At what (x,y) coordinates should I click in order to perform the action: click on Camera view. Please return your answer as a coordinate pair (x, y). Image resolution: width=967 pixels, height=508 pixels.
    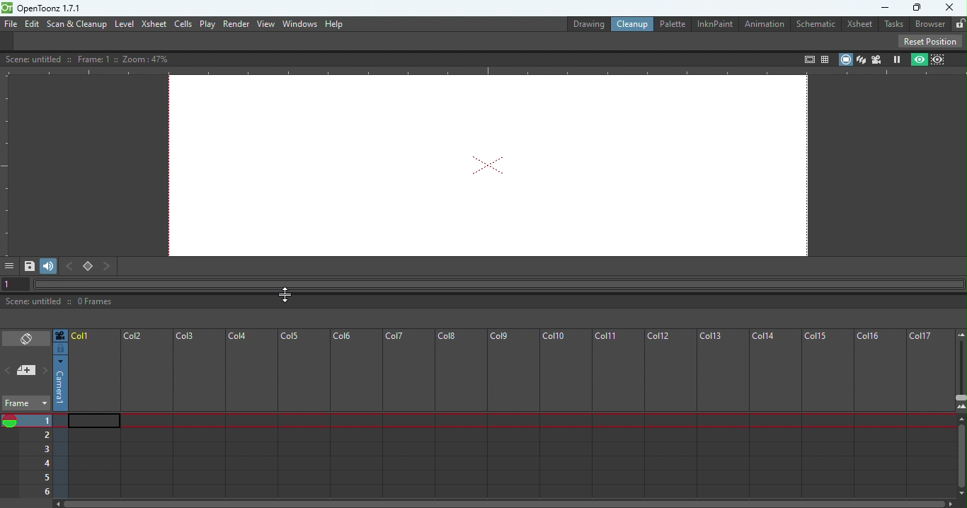
    Looking at the image, I should click on (877, 59).